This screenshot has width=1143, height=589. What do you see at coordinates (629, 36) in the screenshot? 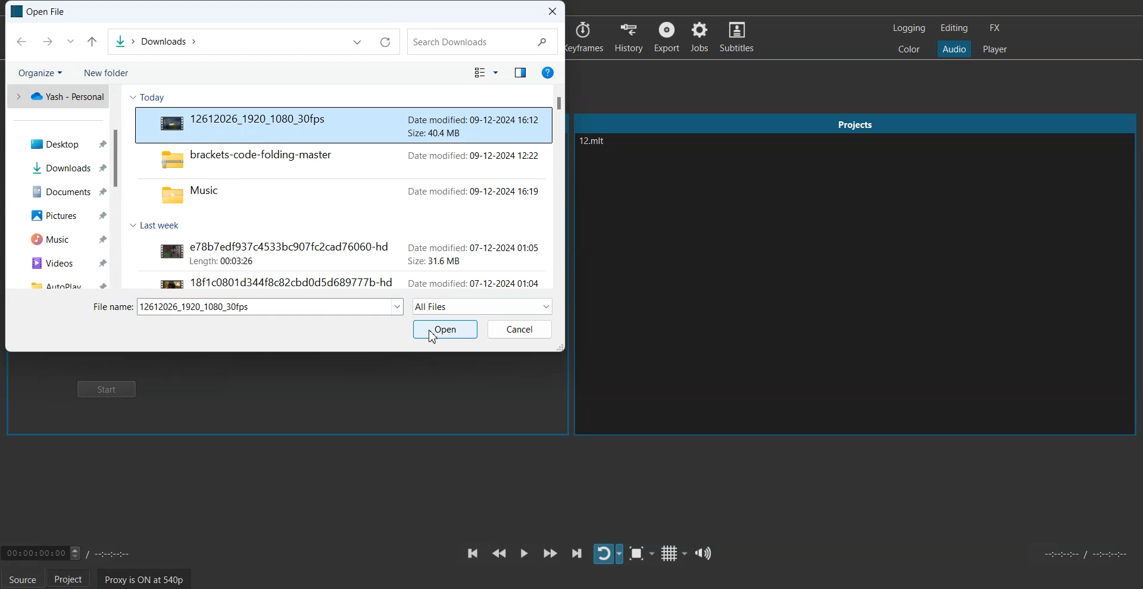
I see `History` at bounding box center [629, 36].